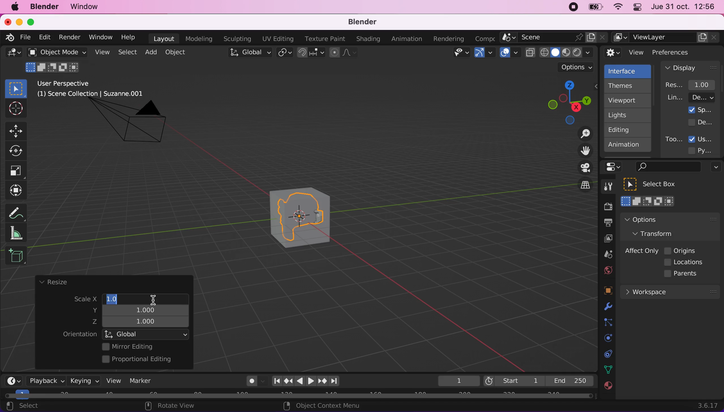 The image size is (724, 412). What do you see at coordinates (681, 250) in the screenshot?
I see `origins` at bounding box center [681, 250].